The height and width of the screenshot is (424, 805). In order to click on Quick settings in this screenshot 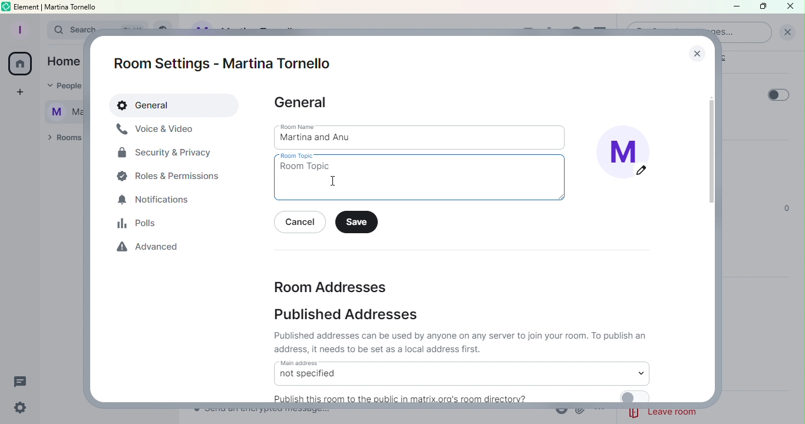, I will do `click(18, 409)`.